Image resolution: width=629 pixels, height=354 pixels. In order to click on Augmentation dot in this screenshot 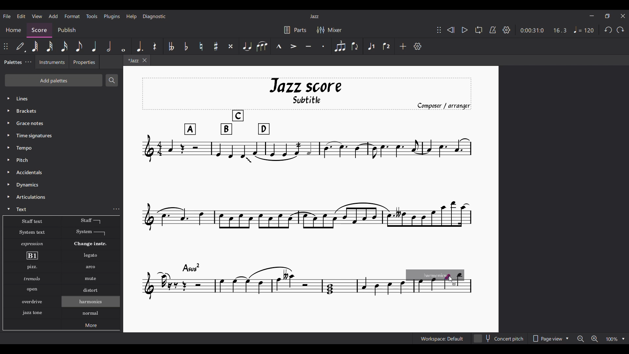, I will do `click(139, 46)`.